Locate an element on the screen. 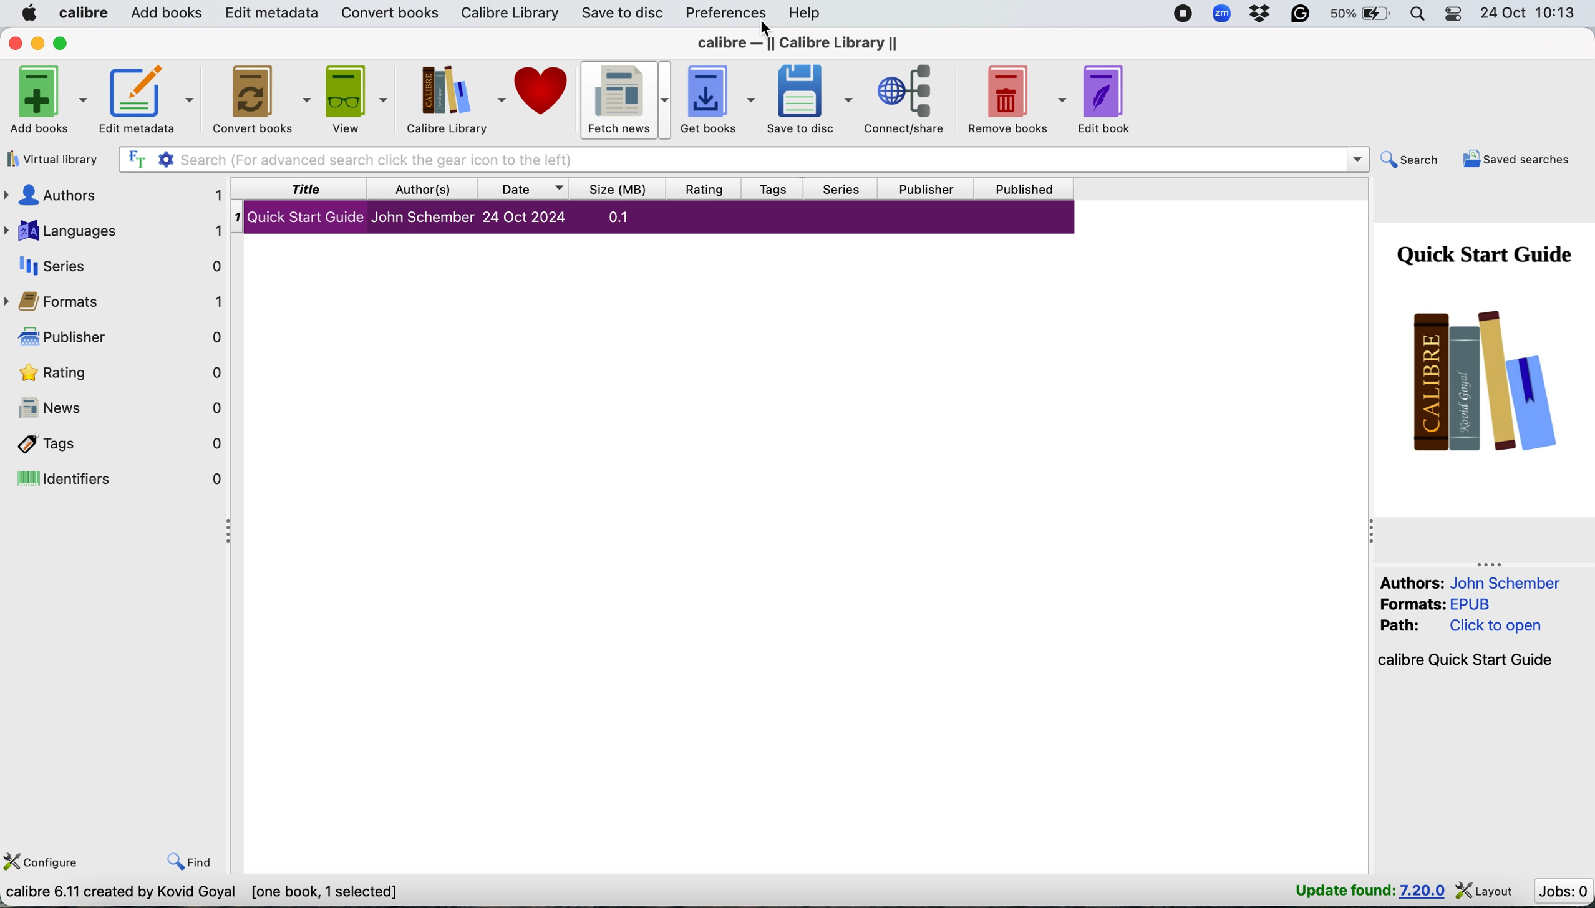  spotlight search is located at coordinates (1421, 15).